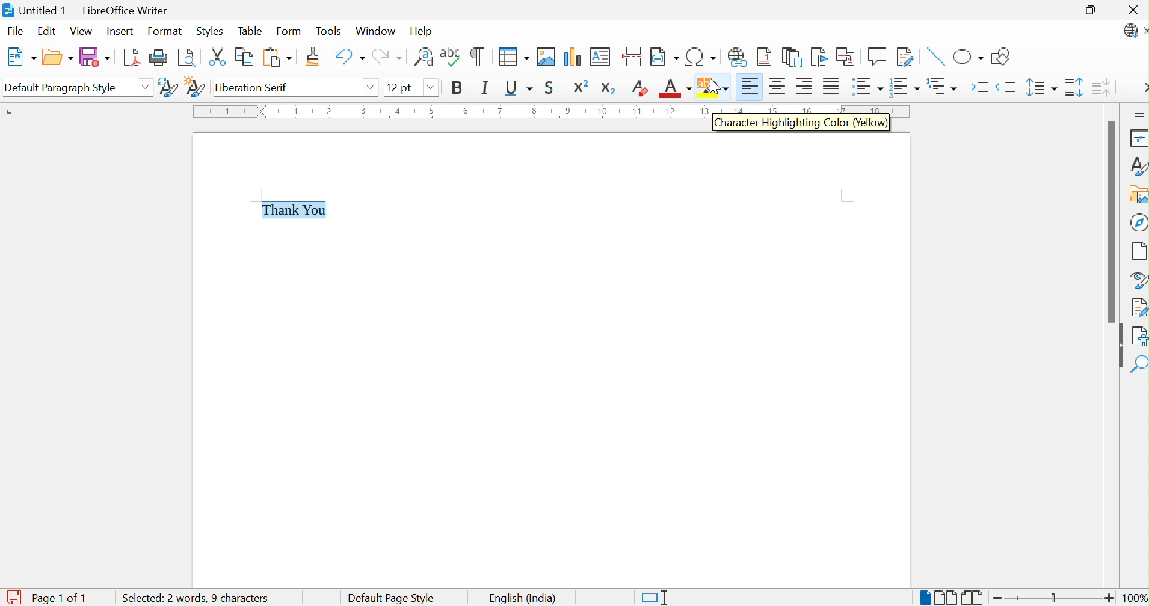  What do you see at coordinates (738, 58) in the screenshot?
I see `Insert Hyperlink` at bounding box center [738, 58].